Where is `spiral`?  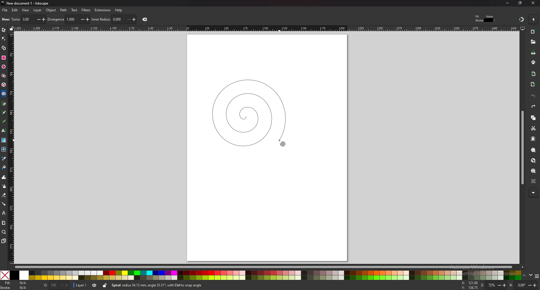 spiral is located at coordinates (4, 94).